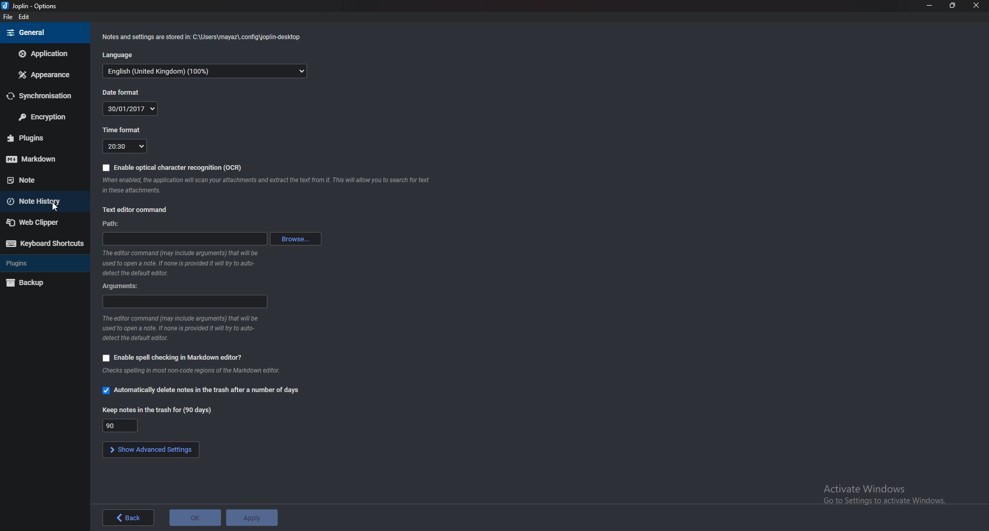 The image size is (989, 531). What do you see at coordinates (952, 6) in the screenshot?
I see `Resize` at bounding box center [952, 6].